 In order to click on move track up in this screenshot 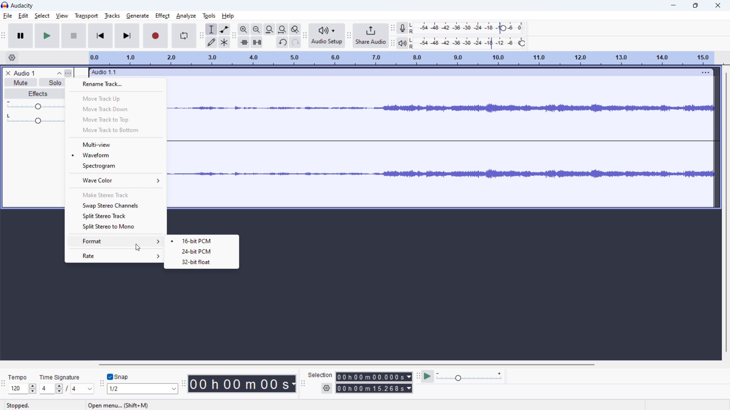, I will do `click(116, 98)`.